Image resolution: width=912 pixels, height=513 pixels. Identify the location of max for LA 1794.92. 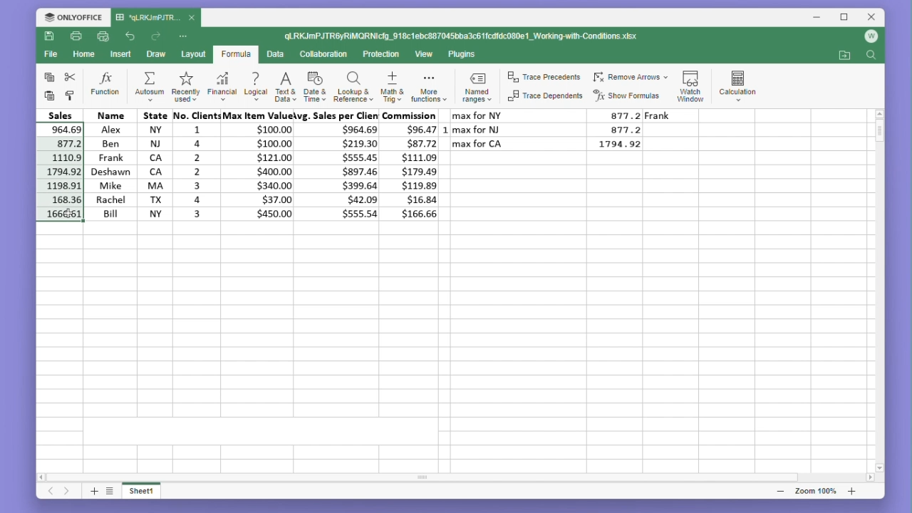
(554, 146).